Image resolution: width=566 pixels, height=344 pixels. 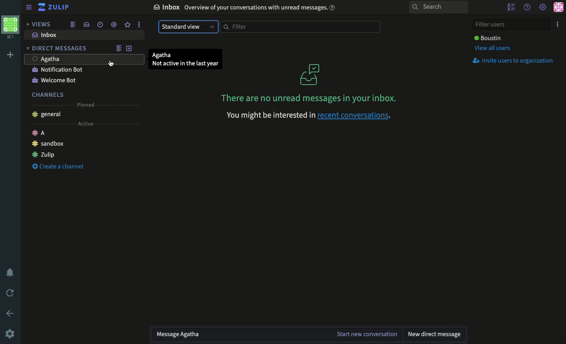 I want to click on Inbox, so click(x=46, y=35).